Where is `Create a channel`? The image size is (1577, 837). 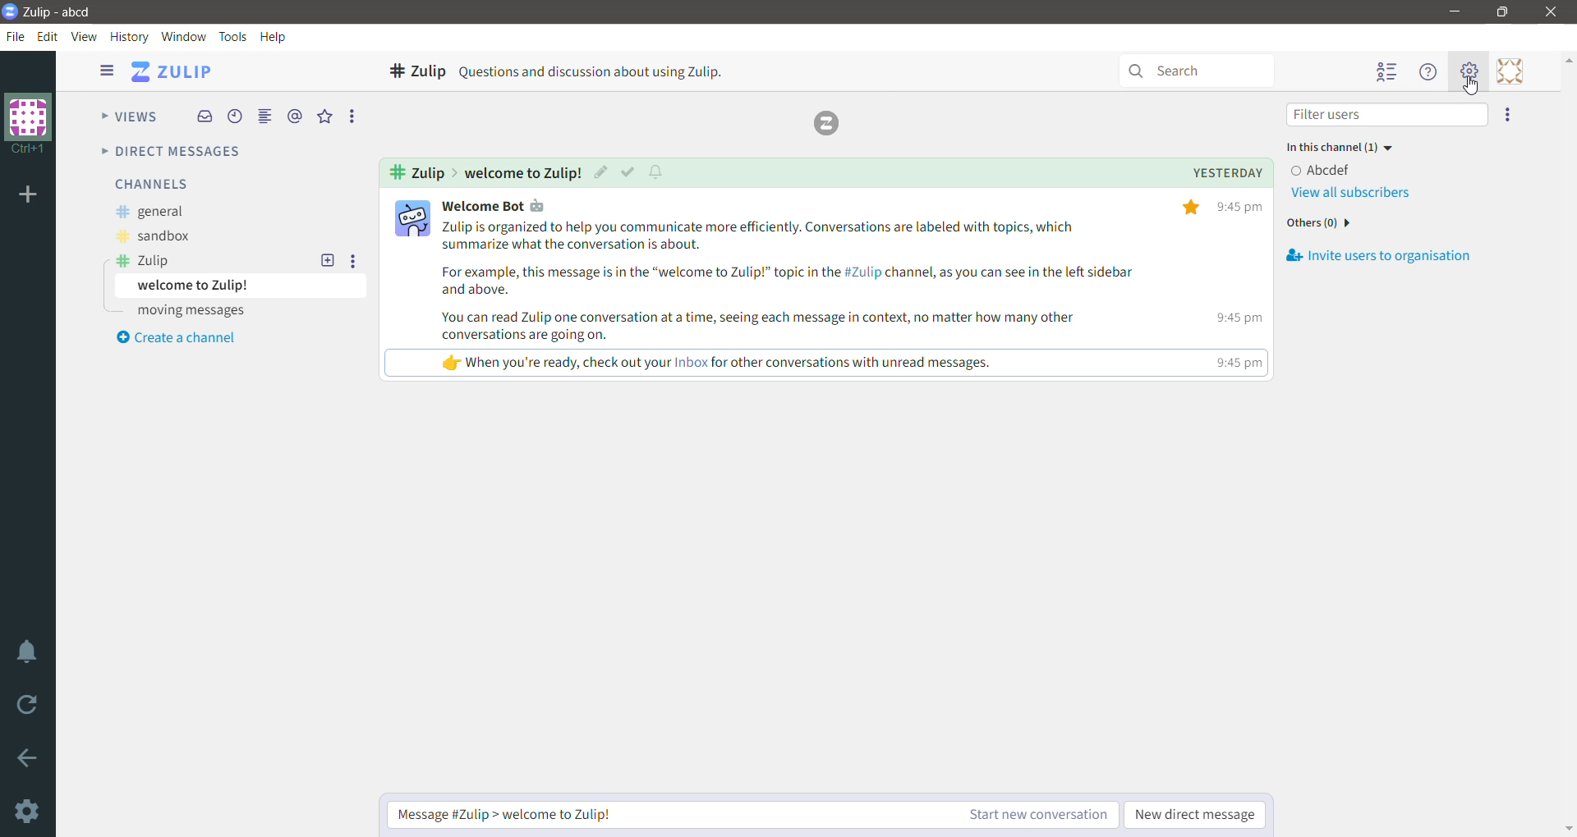 Create a channel is located at coordinates (174, 340).